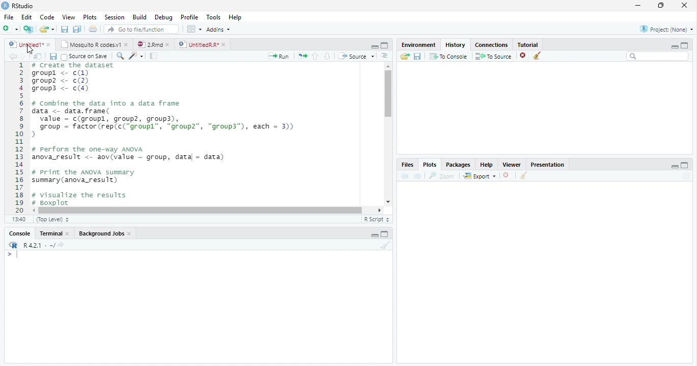 The width and height of the screenshot is (697, 366). Describe the element at coordinates (8, 16) in the screenshot. I see `File` at that location.